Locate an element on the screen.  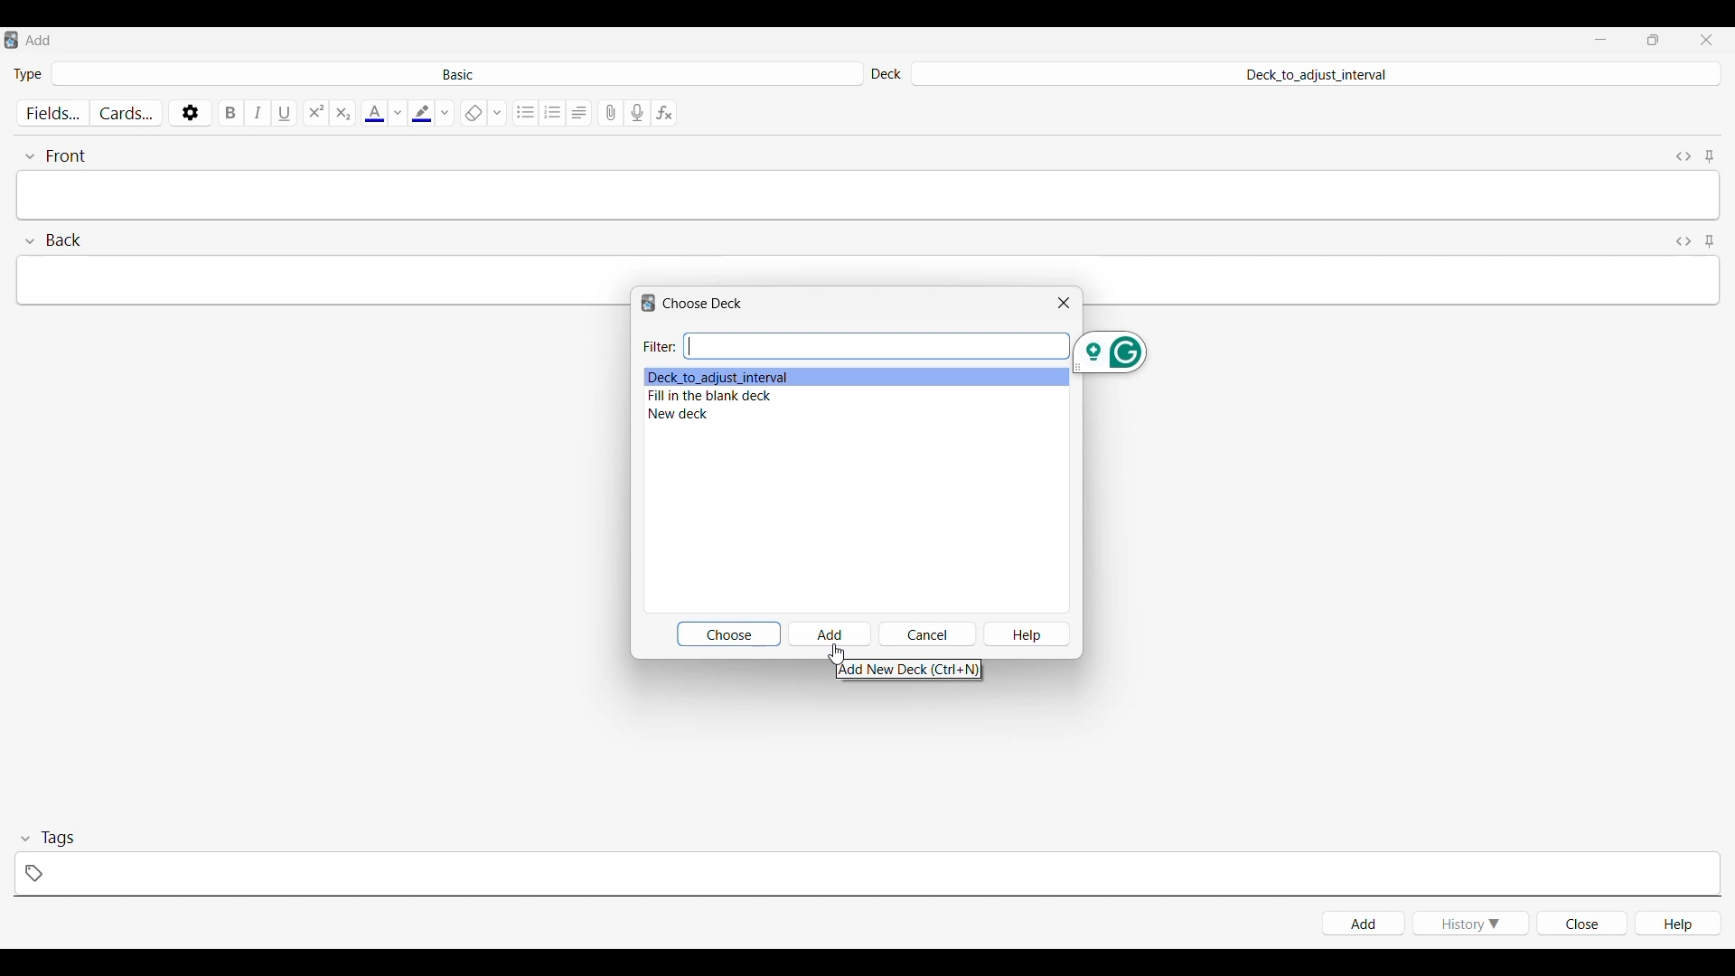
Attach pictures/audio/video is located at coordinates (611, 113).